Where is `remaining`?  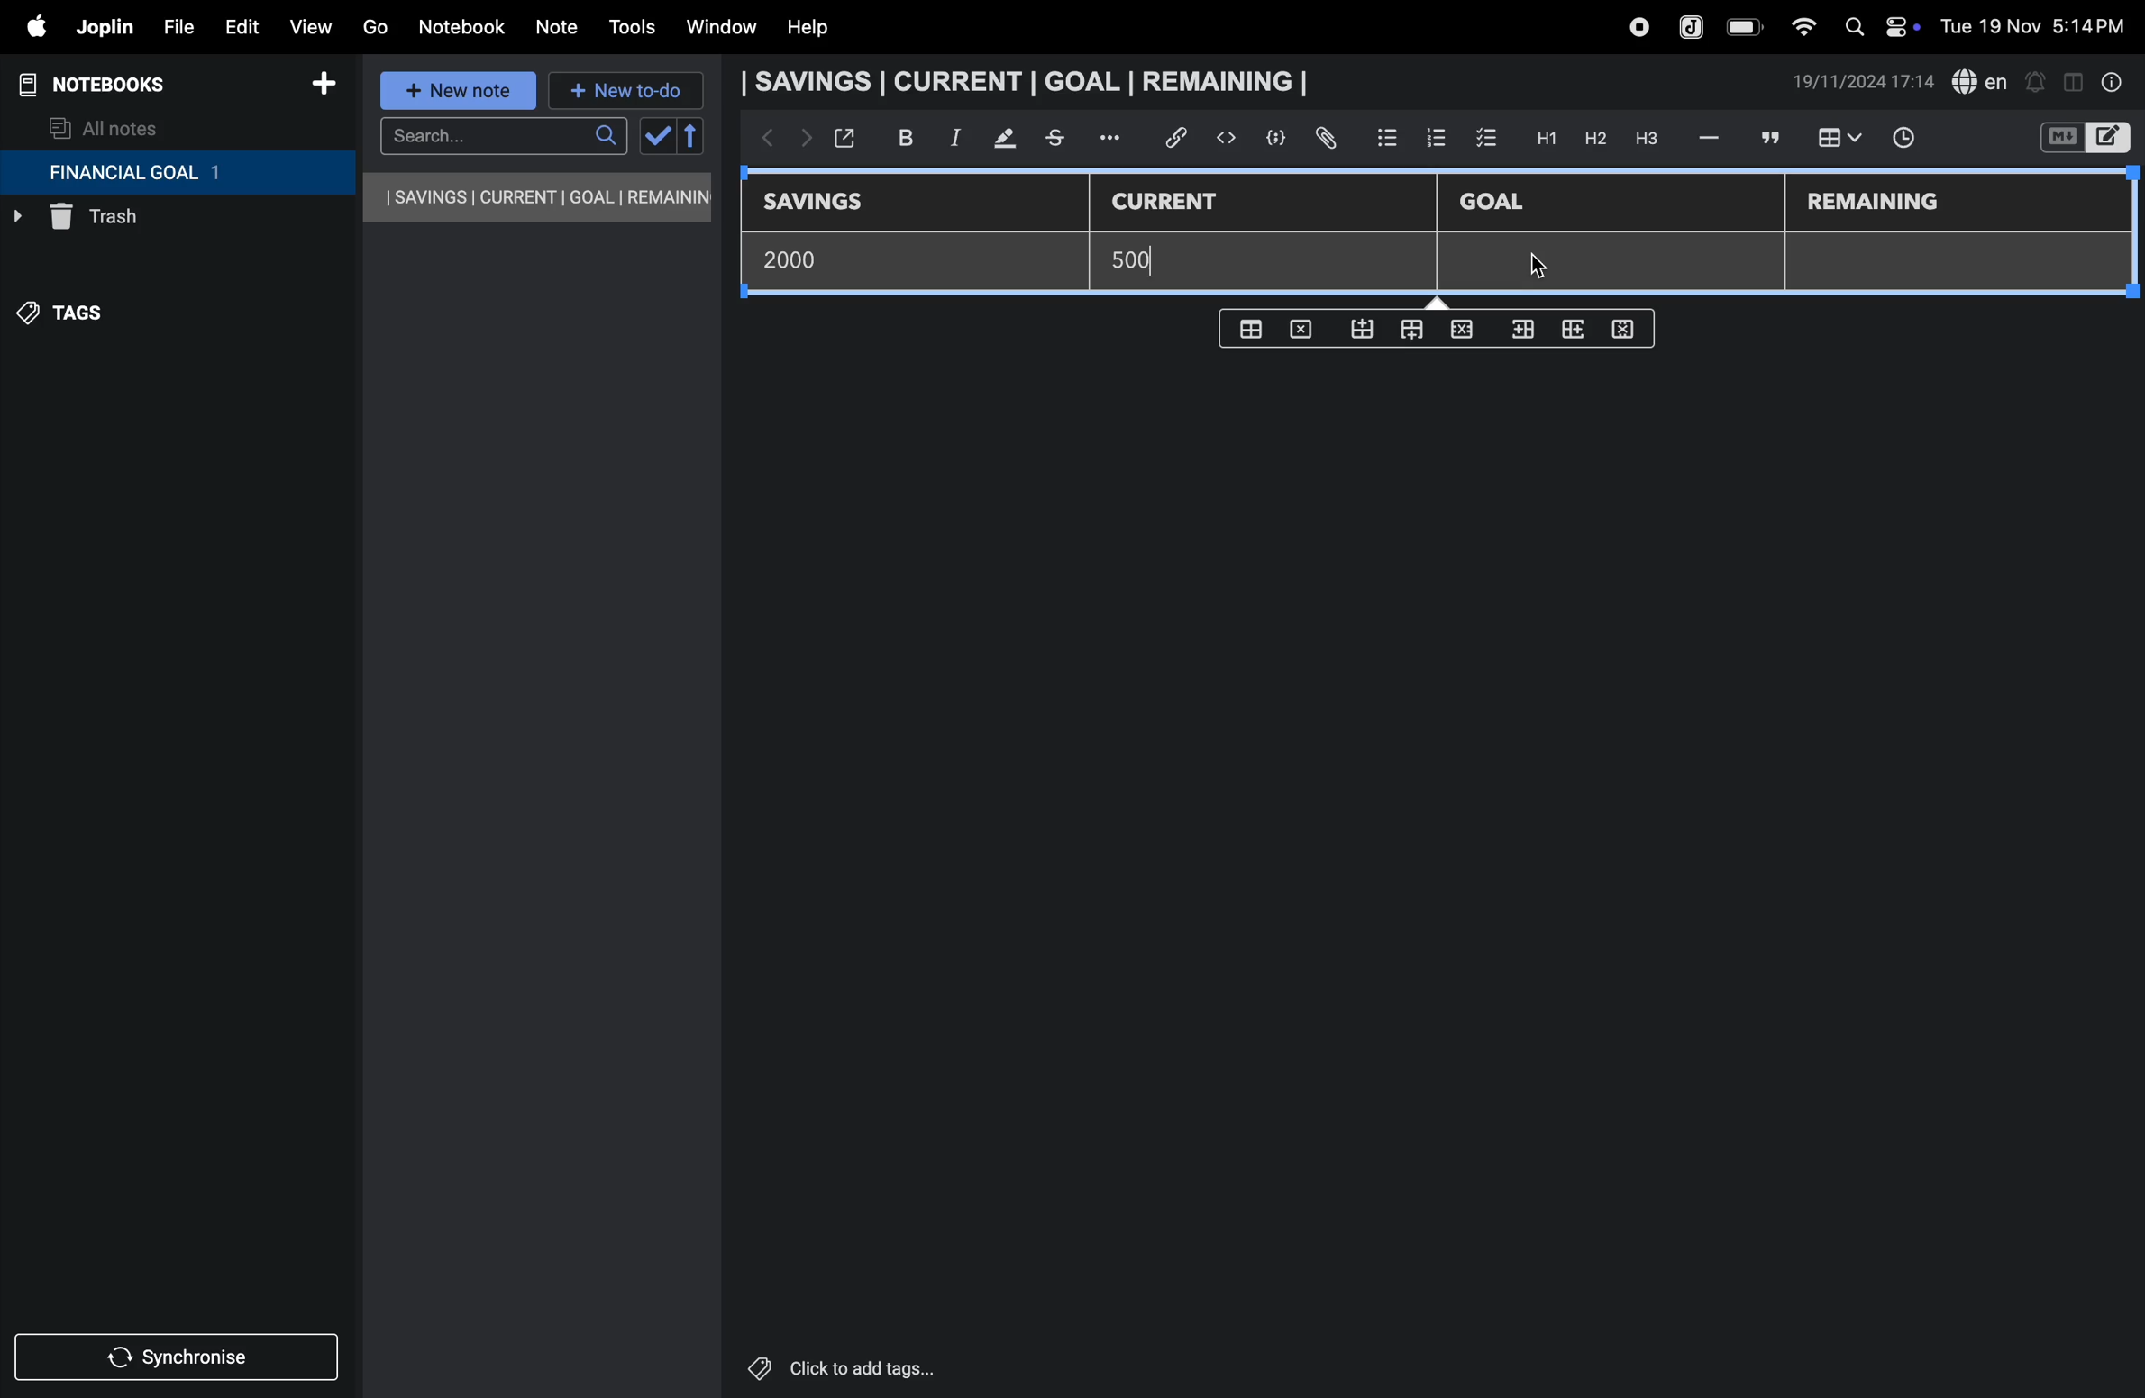
remaining is located at coordinates (1876, 204).